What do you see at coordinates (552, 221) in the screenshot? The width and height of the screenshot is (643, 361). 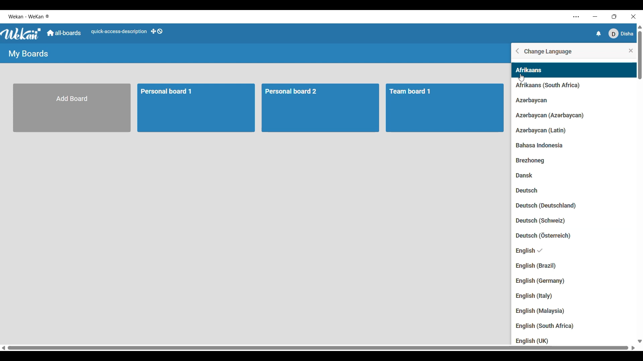 I see `Deutsch (Schweiz)` at bounding box center [552, 221].